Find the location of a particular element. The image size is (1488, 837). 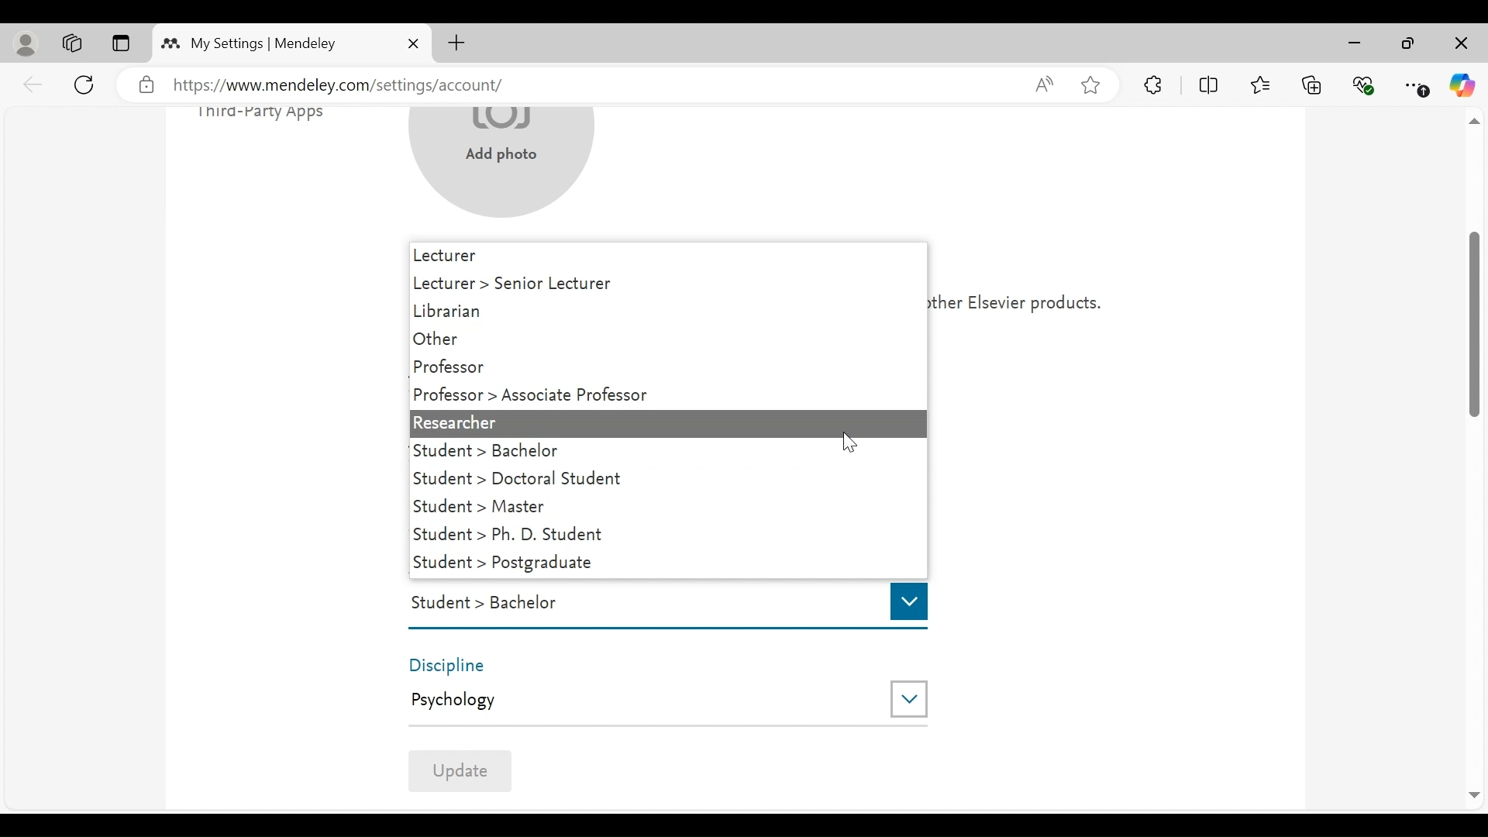

Student > Bachelor is located at coordinates (666, 453).